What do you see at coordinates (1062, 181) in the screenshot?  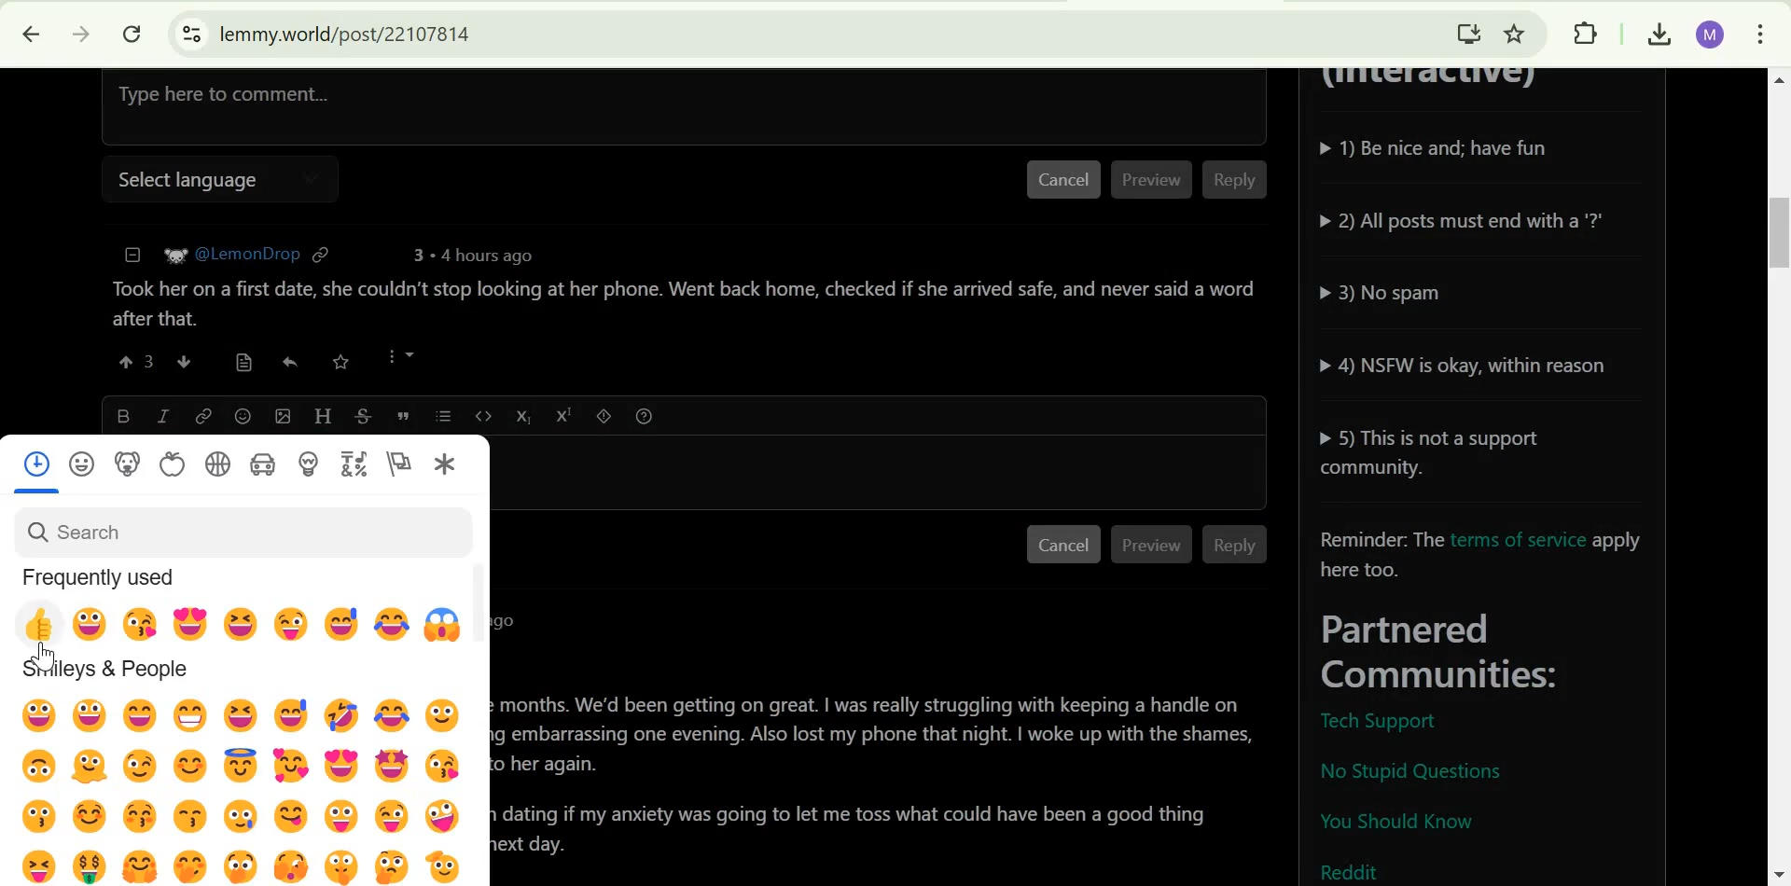 I see `Cancel` at bounding box center [1062, 181].